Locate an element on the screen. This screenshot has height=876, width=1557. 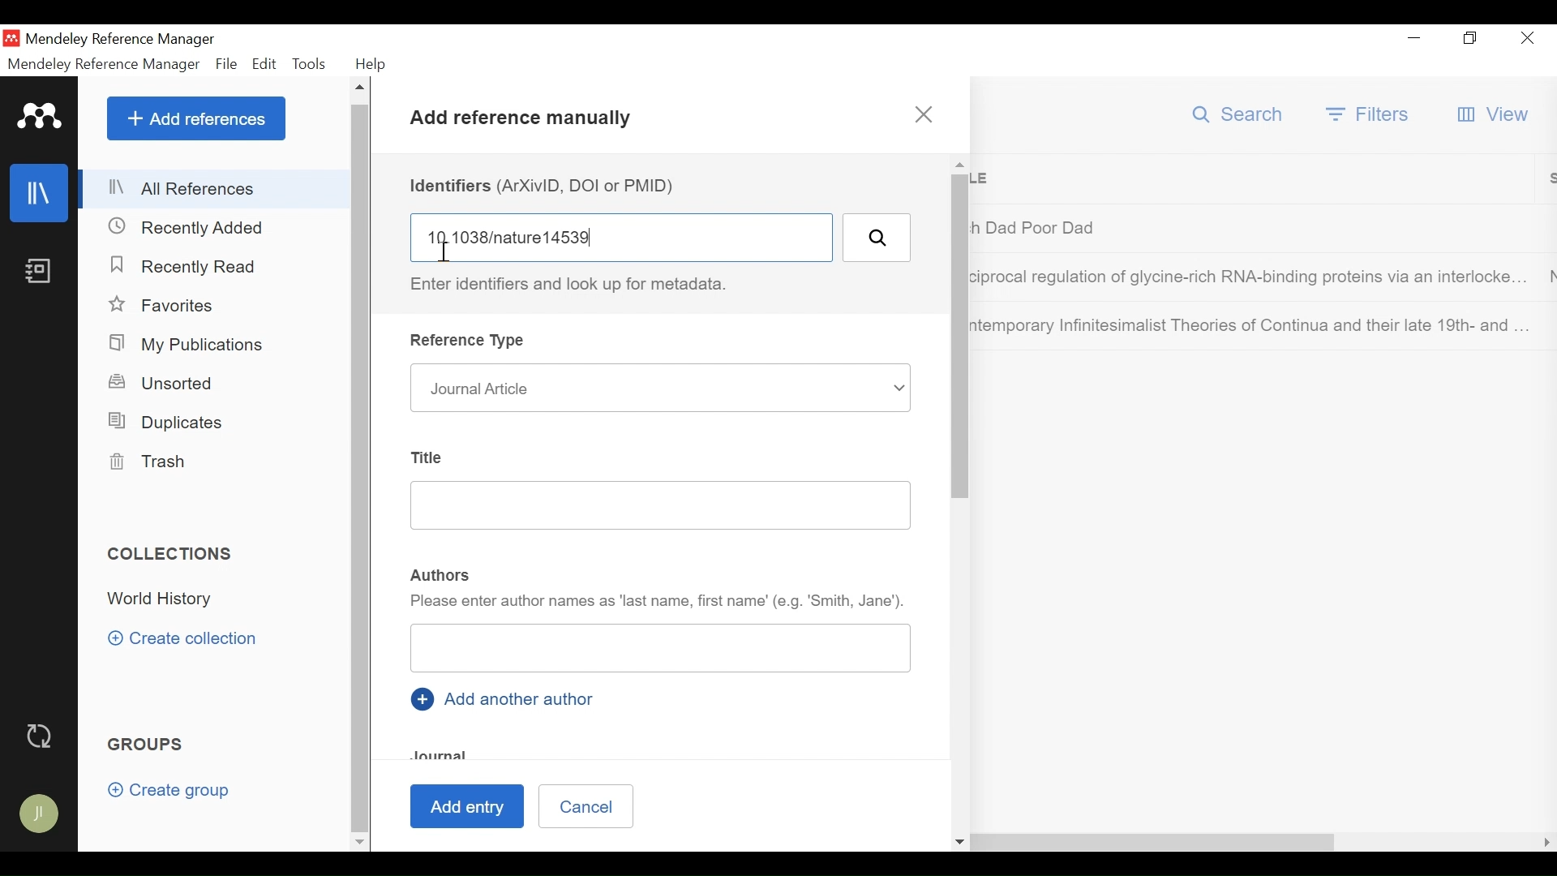
Scroll Right is located at coordinates (1545, 843).